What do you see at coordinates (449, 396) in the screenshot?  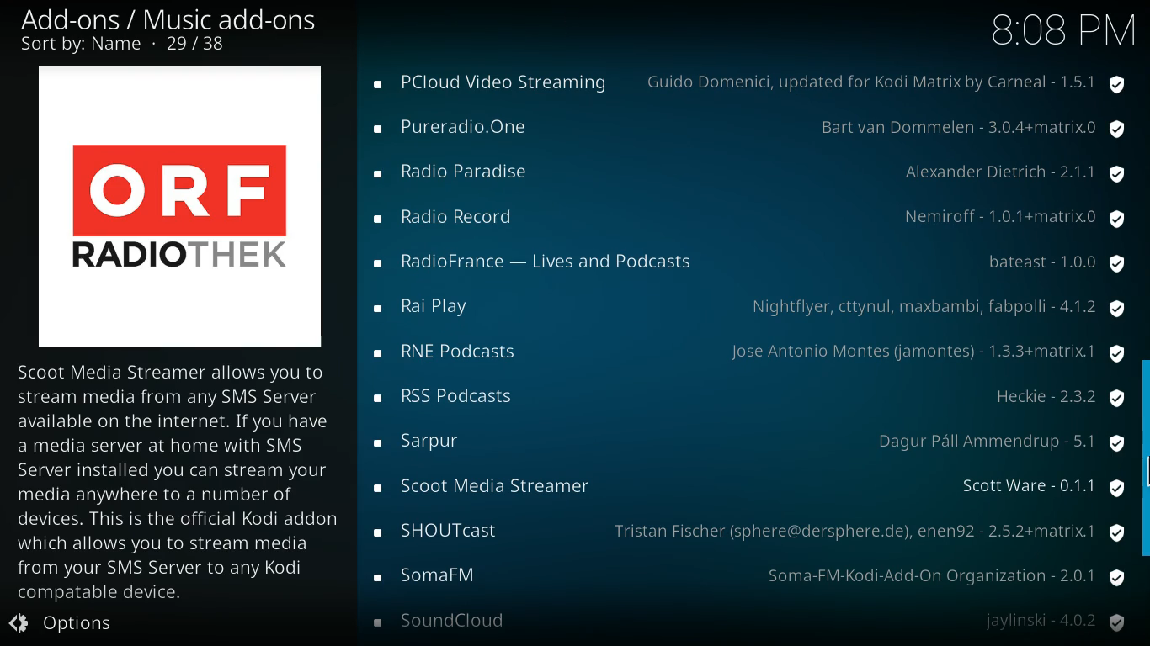 I see `add-on` at bounding box center [449, 396].